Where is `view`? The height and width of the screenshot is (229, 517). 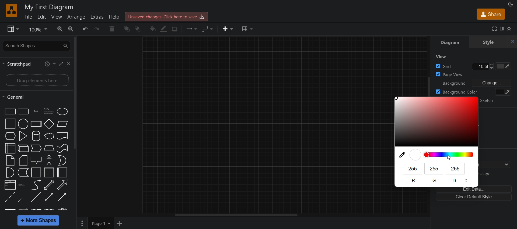 view is located at coordinates (13, 29).